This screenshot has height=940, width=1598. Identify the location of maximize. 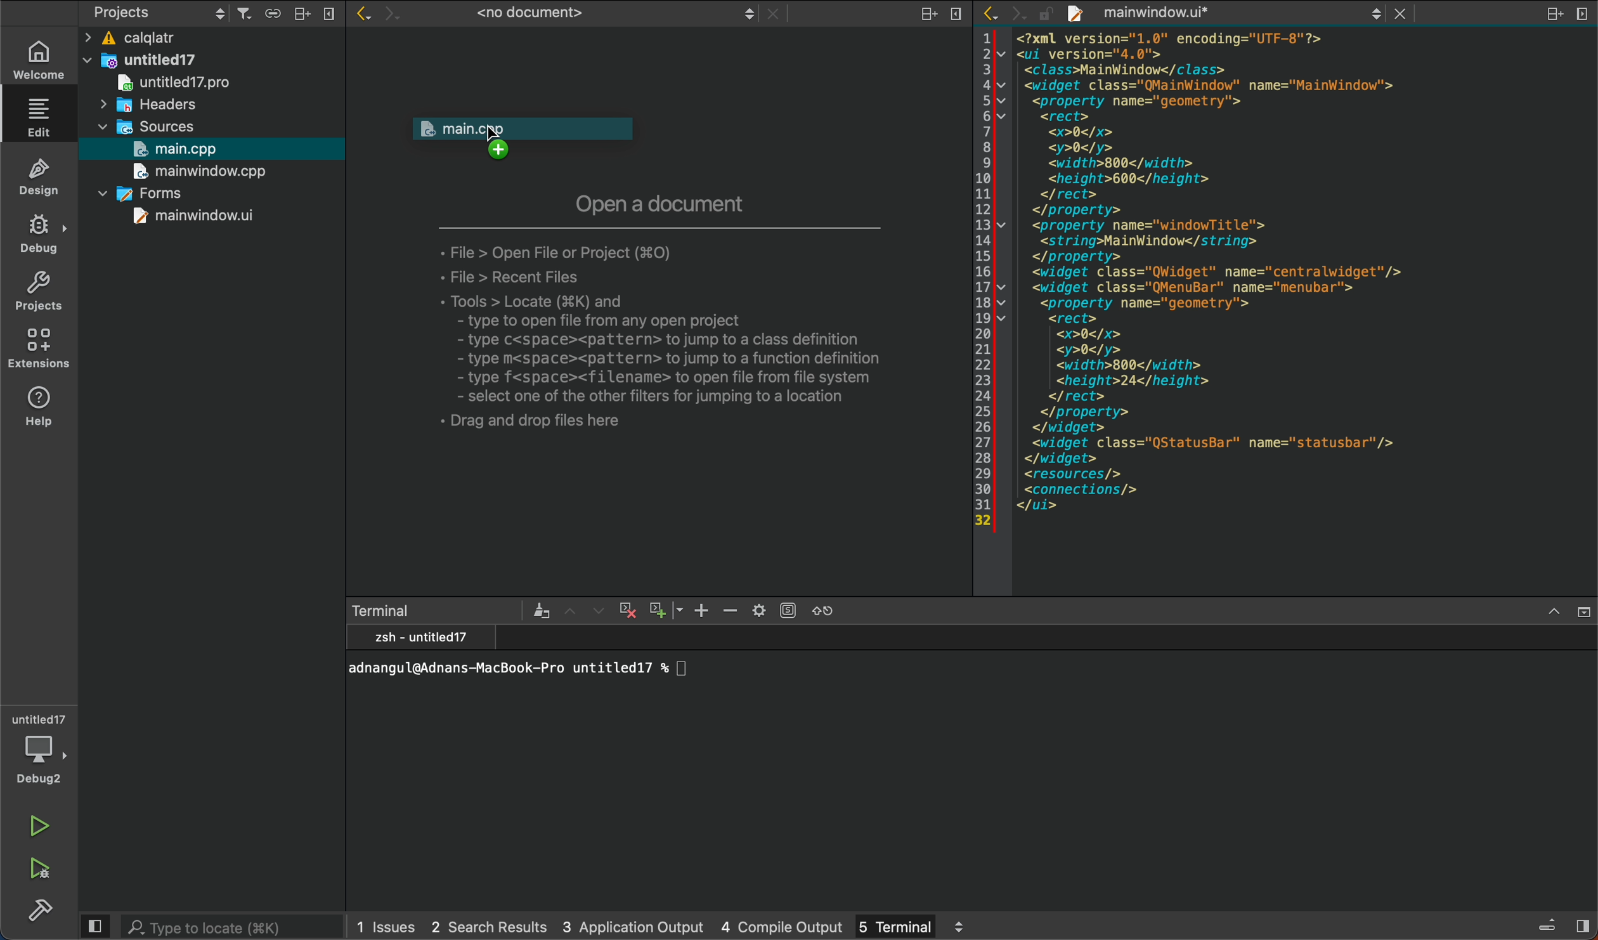
(1554, 613).